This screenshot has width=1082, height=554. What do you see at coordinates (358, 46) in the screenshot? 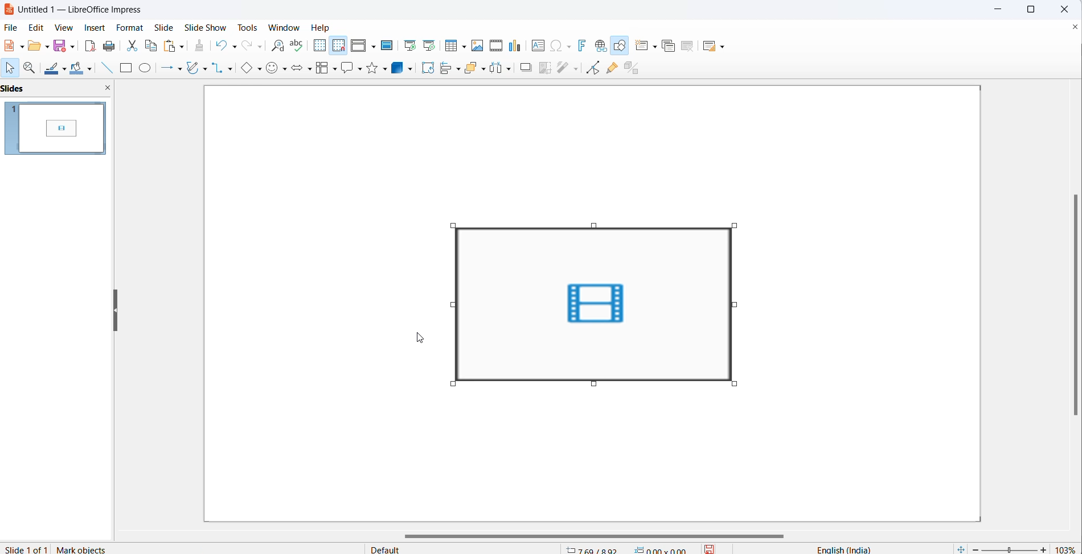
I see `display views` at bounding box center [358, 46].